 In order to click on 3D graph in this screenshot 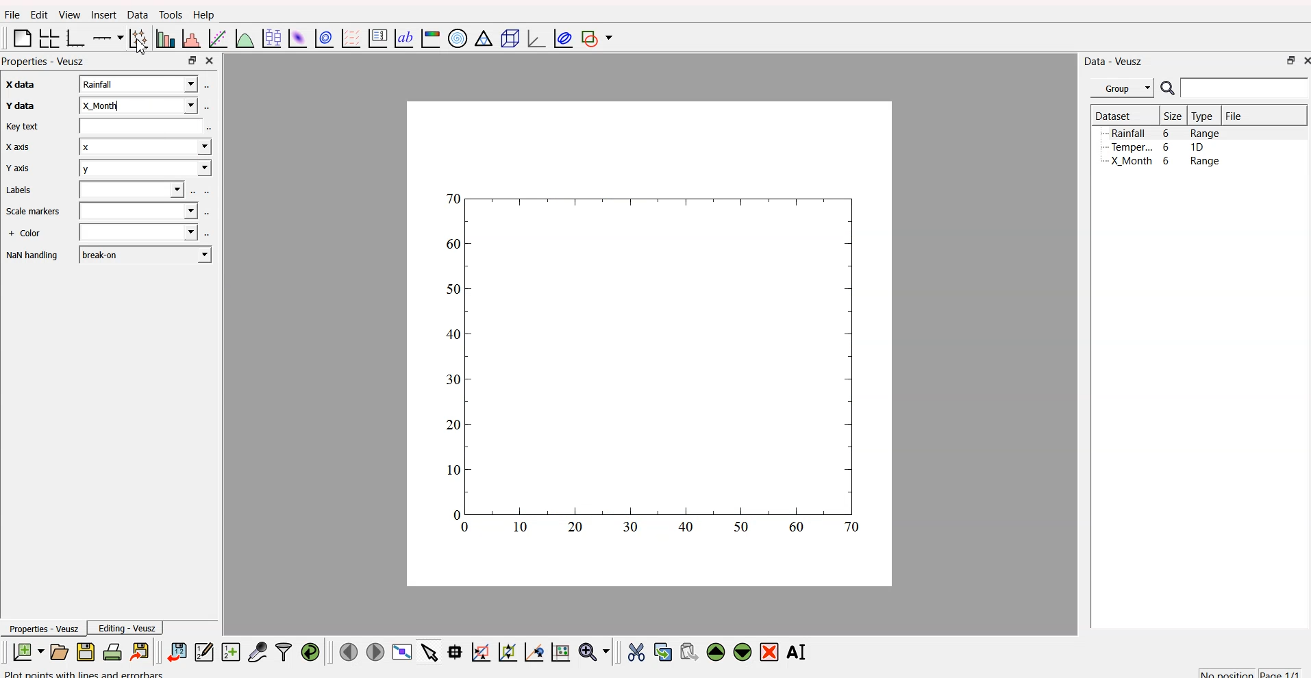, I will do `click(532, 38)`.